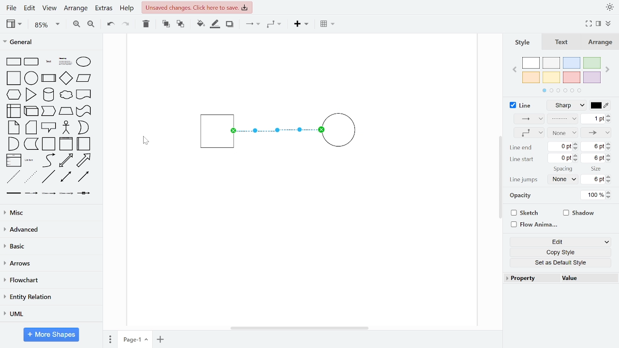  Describe the element at coordinates (32, 128) in the screenshot. I see `card` at that location.